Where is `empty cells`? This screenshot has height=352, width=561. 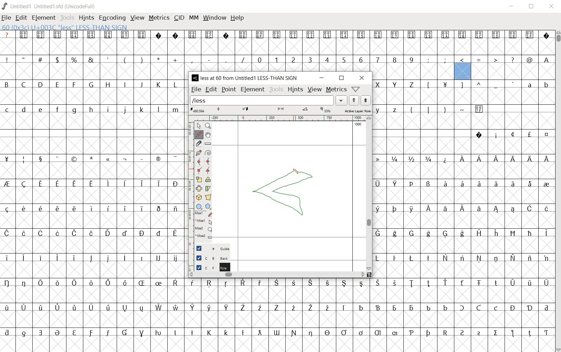 empty cells is located at coordinates (95, 196).